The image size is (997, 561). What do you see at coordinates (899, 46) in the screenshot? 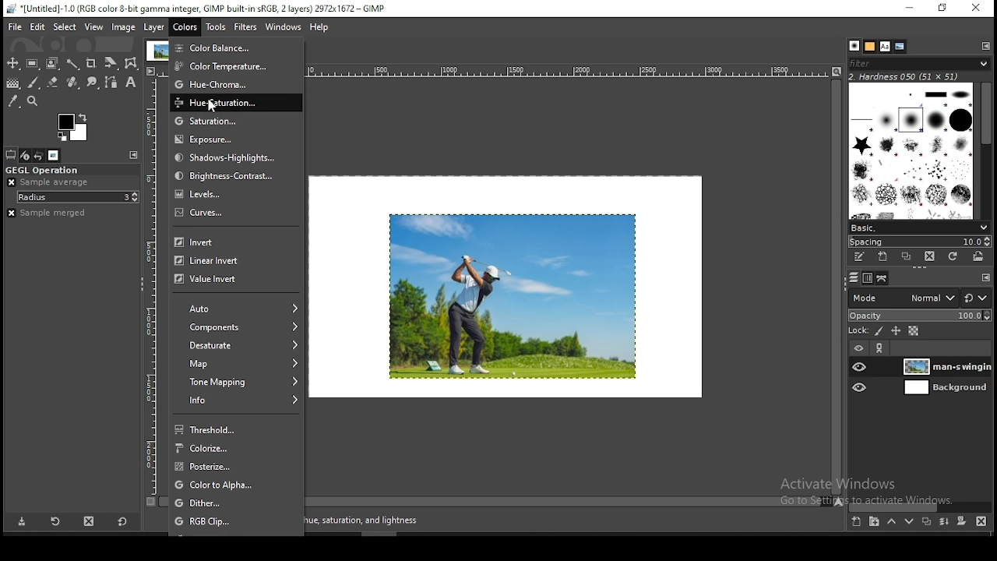
I see `document history` at bounding box center [899, 46].